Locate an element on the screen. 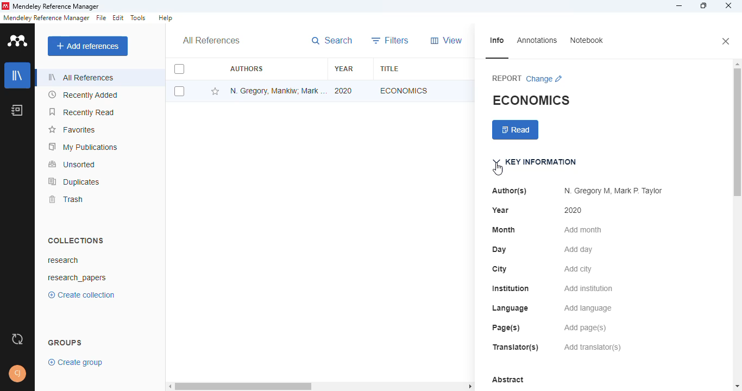 Image resolution: width=742 pixels, height=391 pixels. report is located at coordinates (507, 79).